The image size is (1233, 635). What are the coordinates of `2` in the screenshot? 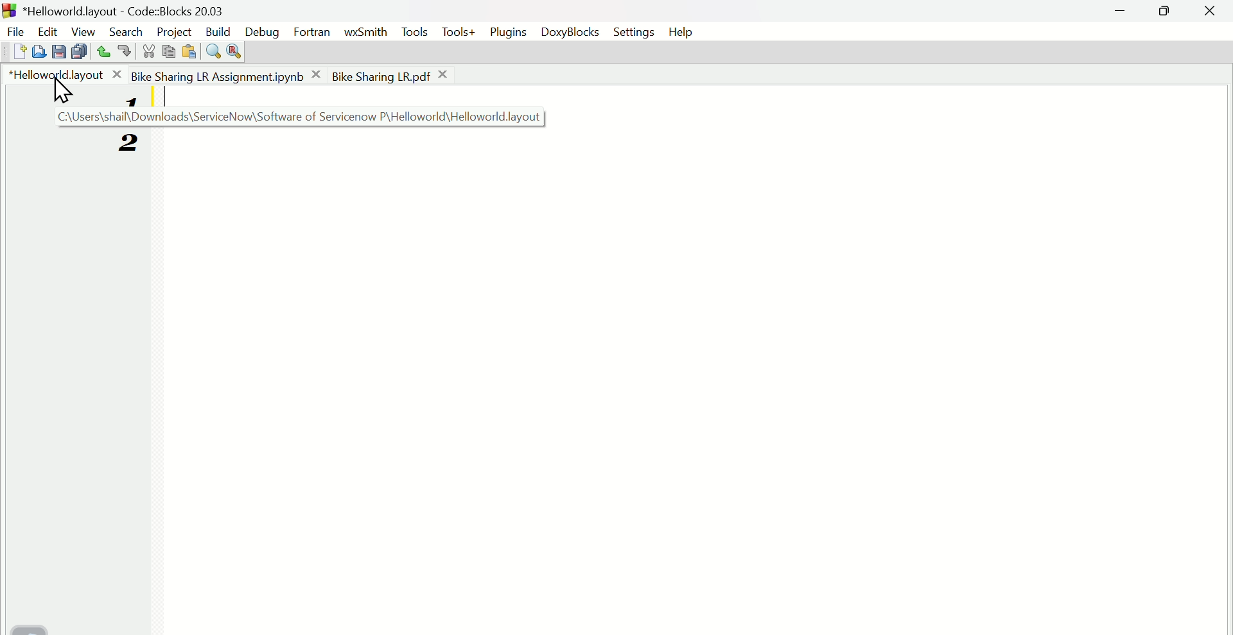 It's located at (124, 144).